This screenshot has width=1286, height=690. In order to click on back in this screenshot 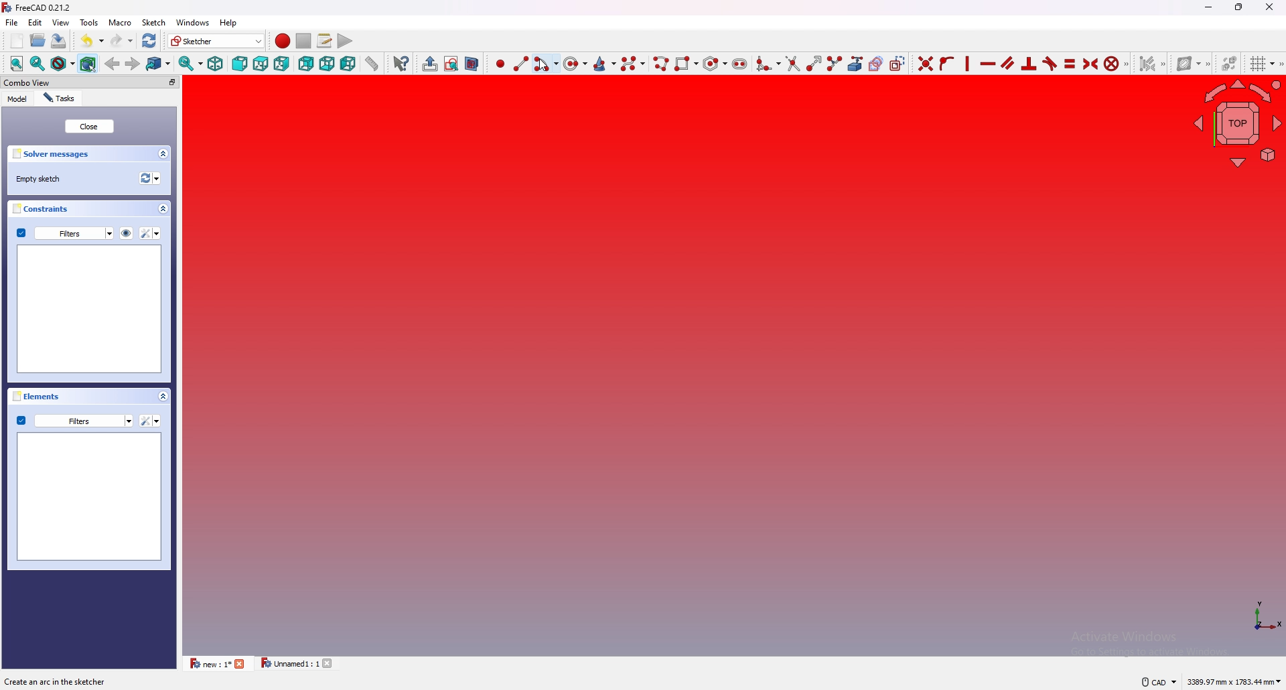, I will do `click(113, 64)`.